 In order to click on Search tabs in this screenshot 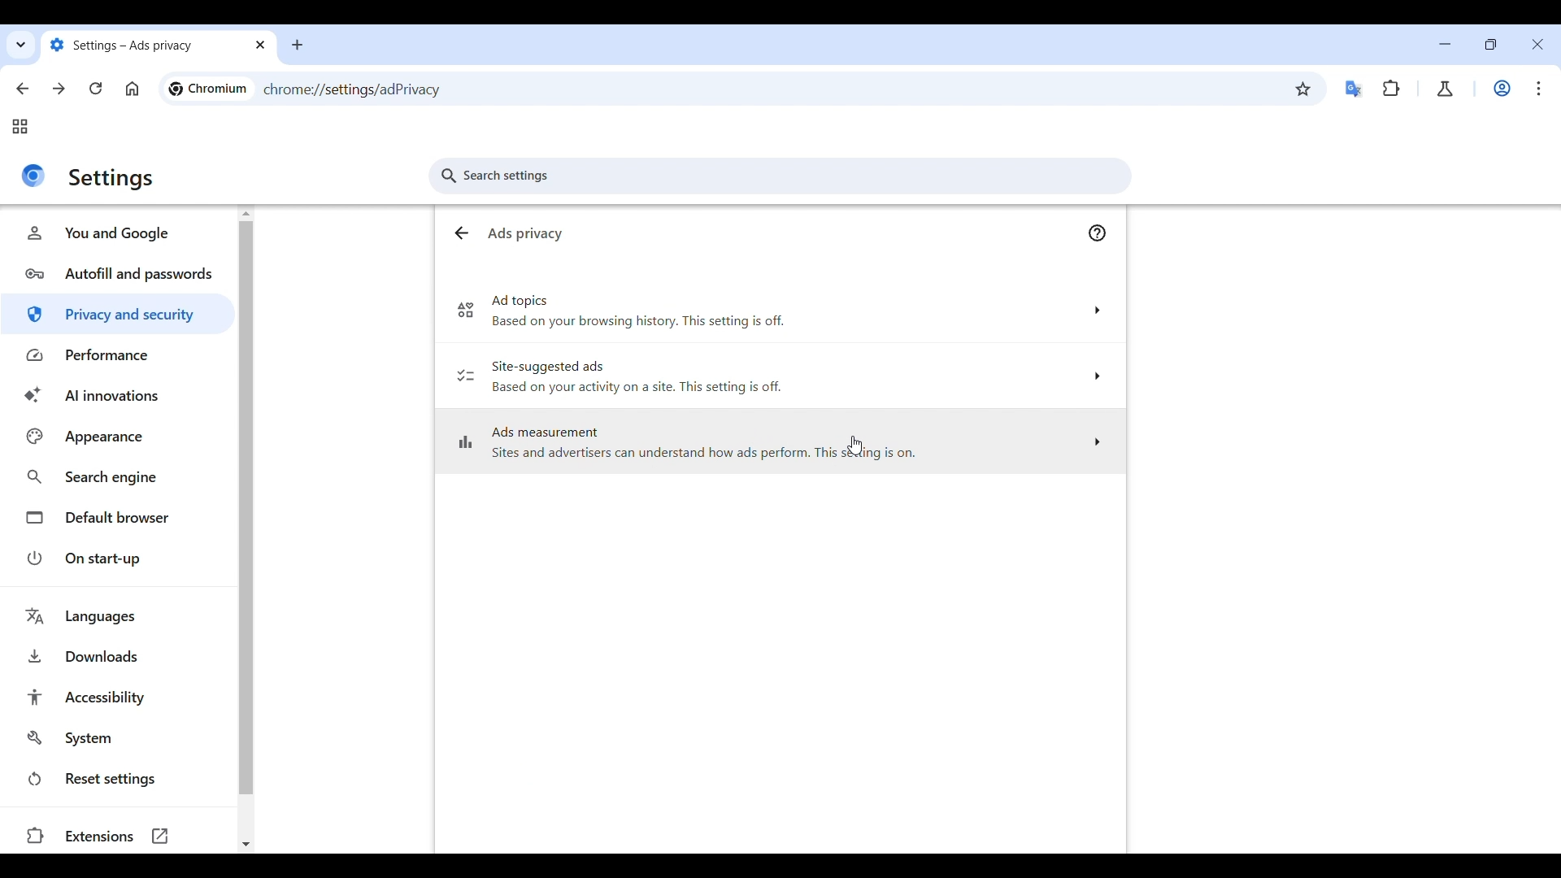, I will do `click(22, 45)`.